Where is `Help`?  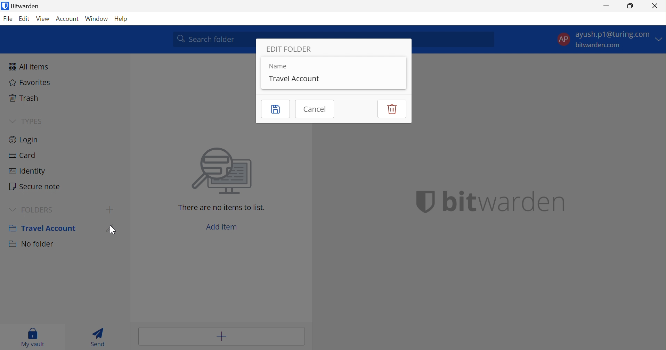
Help is located at coordinates (120, 19).